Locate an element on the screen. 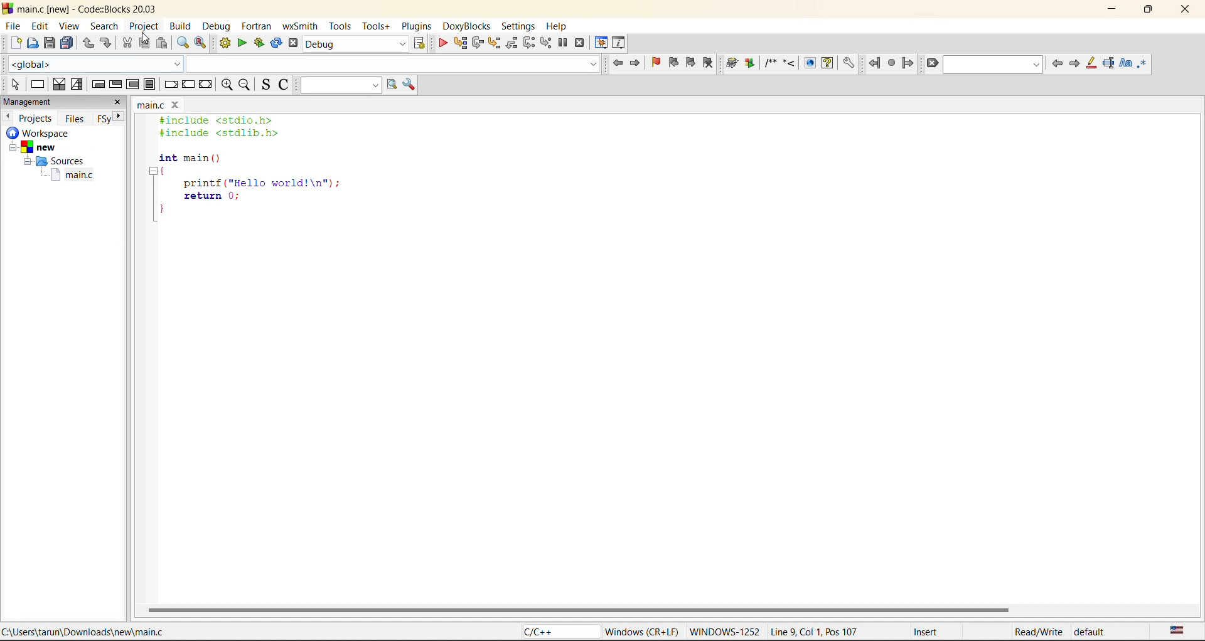 The width and height of the screenshot is (1205, 641). main.c is located at coordinates (149, 105).